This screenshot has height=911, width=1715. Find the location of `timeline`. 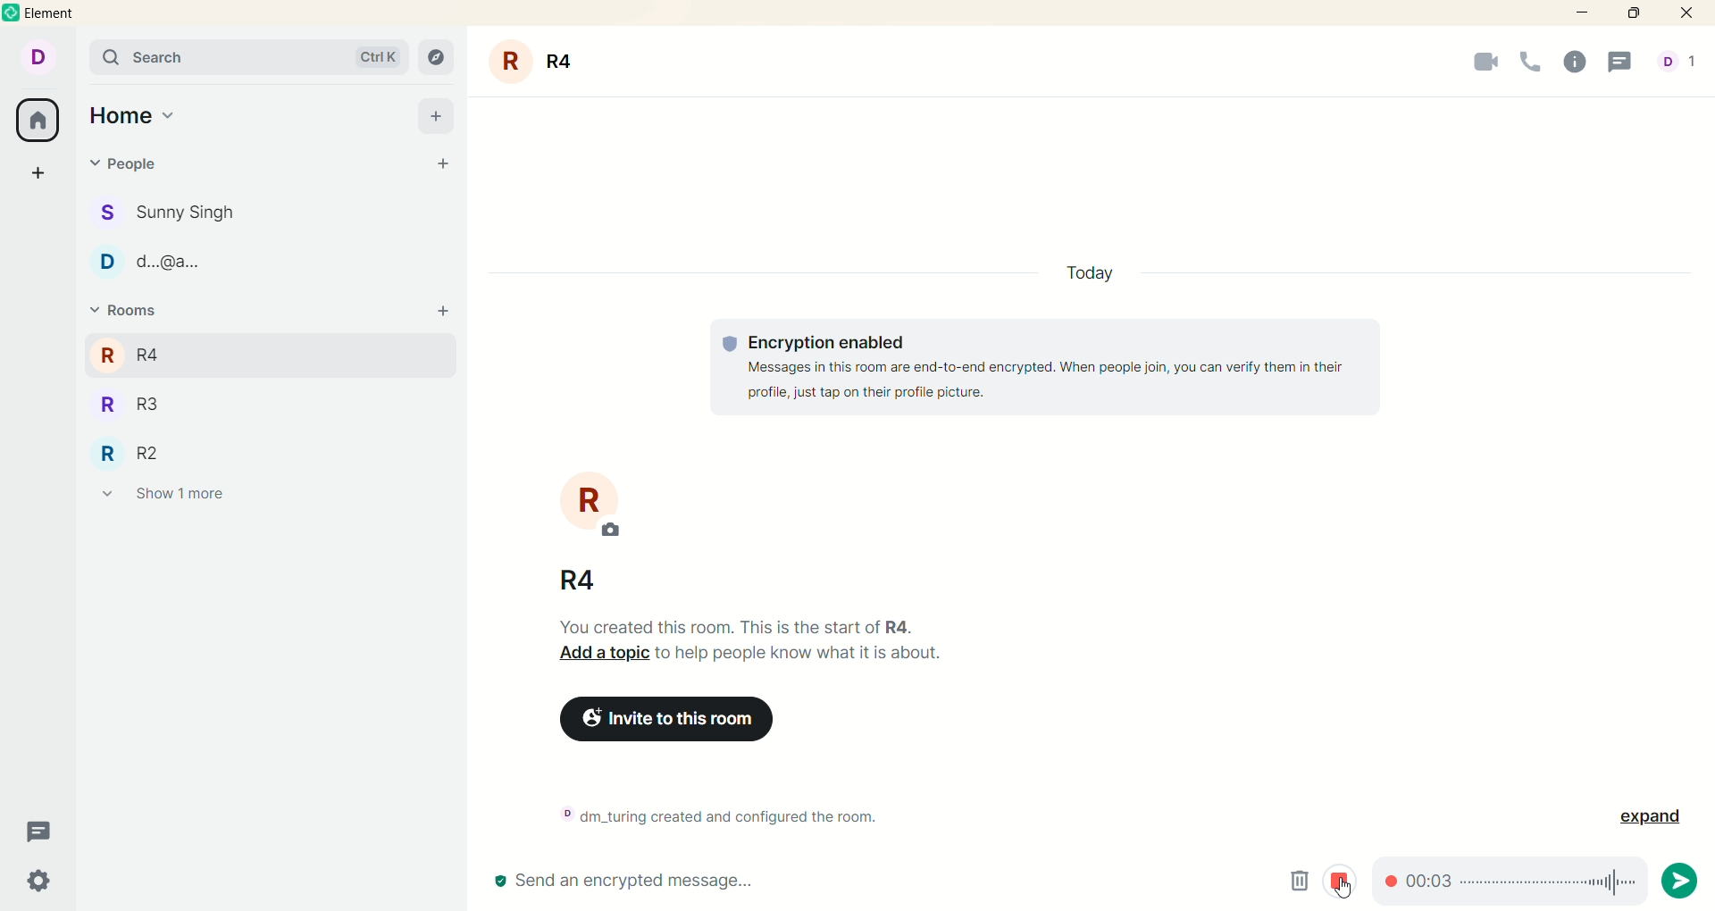

timeline is located at coordinates (1514, 883).